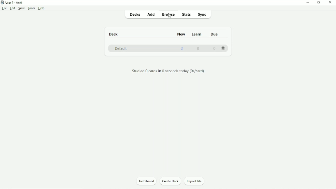  I want to click on Decks, so click(134, 15).